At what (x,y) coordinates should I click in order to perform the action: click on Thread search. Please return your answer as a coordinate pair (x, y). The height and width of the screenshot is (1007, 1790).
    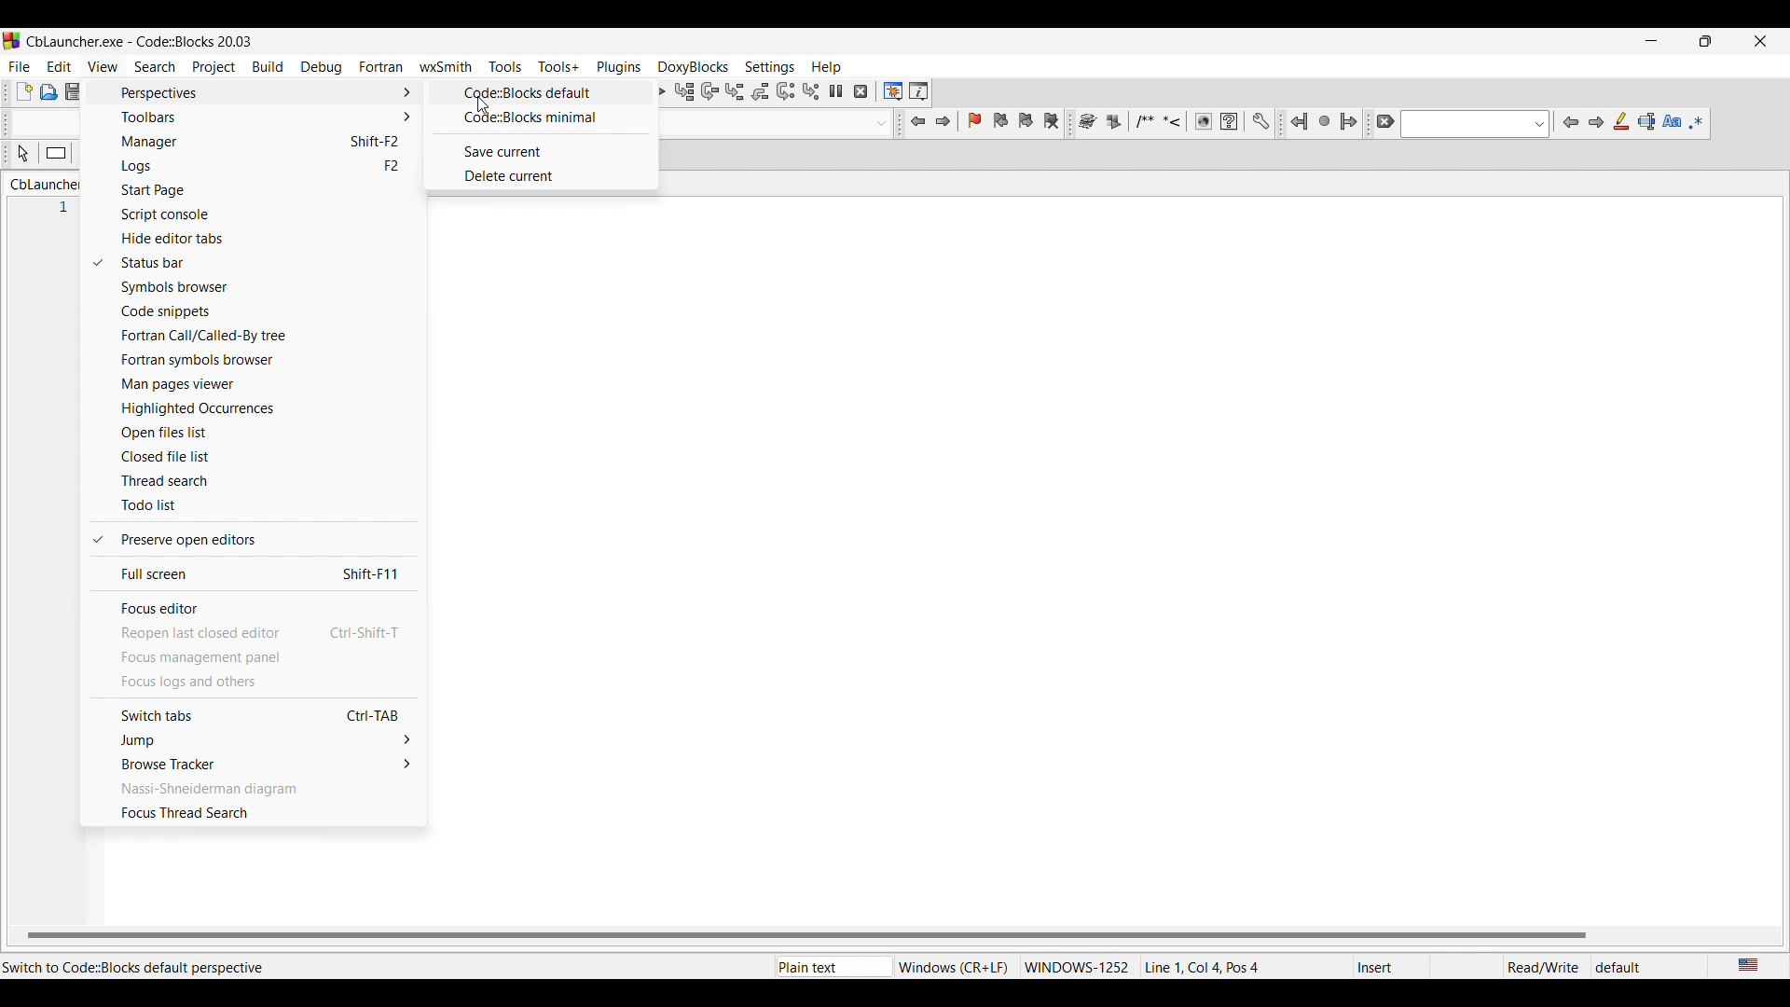
    Looking at the image, I should click on (264, 481).